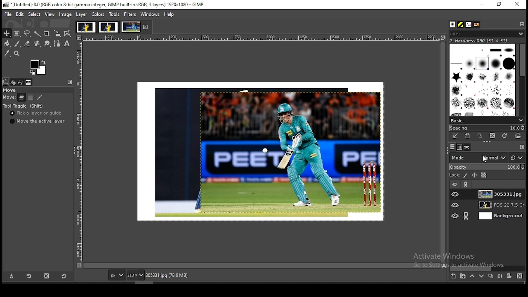 Image resolution: width=528 pixels, height=297 pixels. I want to click on select, so click(35, 14).